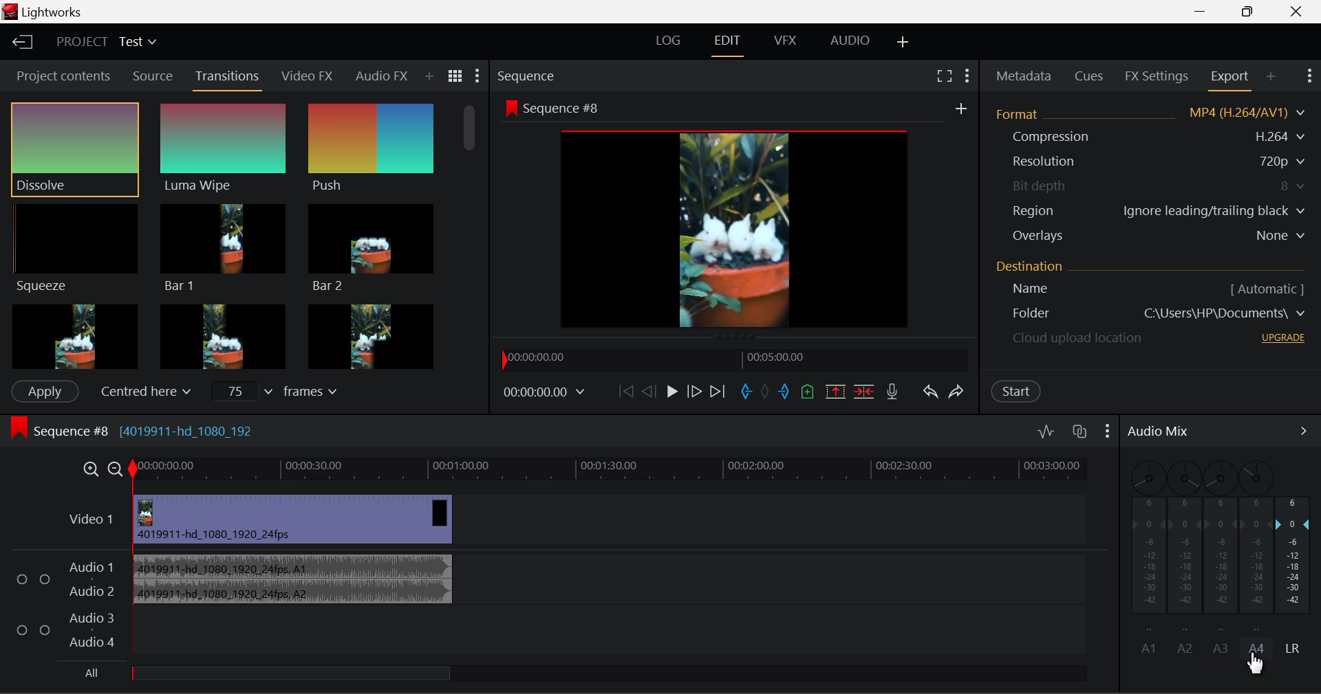 The height and width of the screenshot is (694, 1321). Describe the element at coordinates (1269, 76) in the screenshot. I see `Add Panel` at that location.